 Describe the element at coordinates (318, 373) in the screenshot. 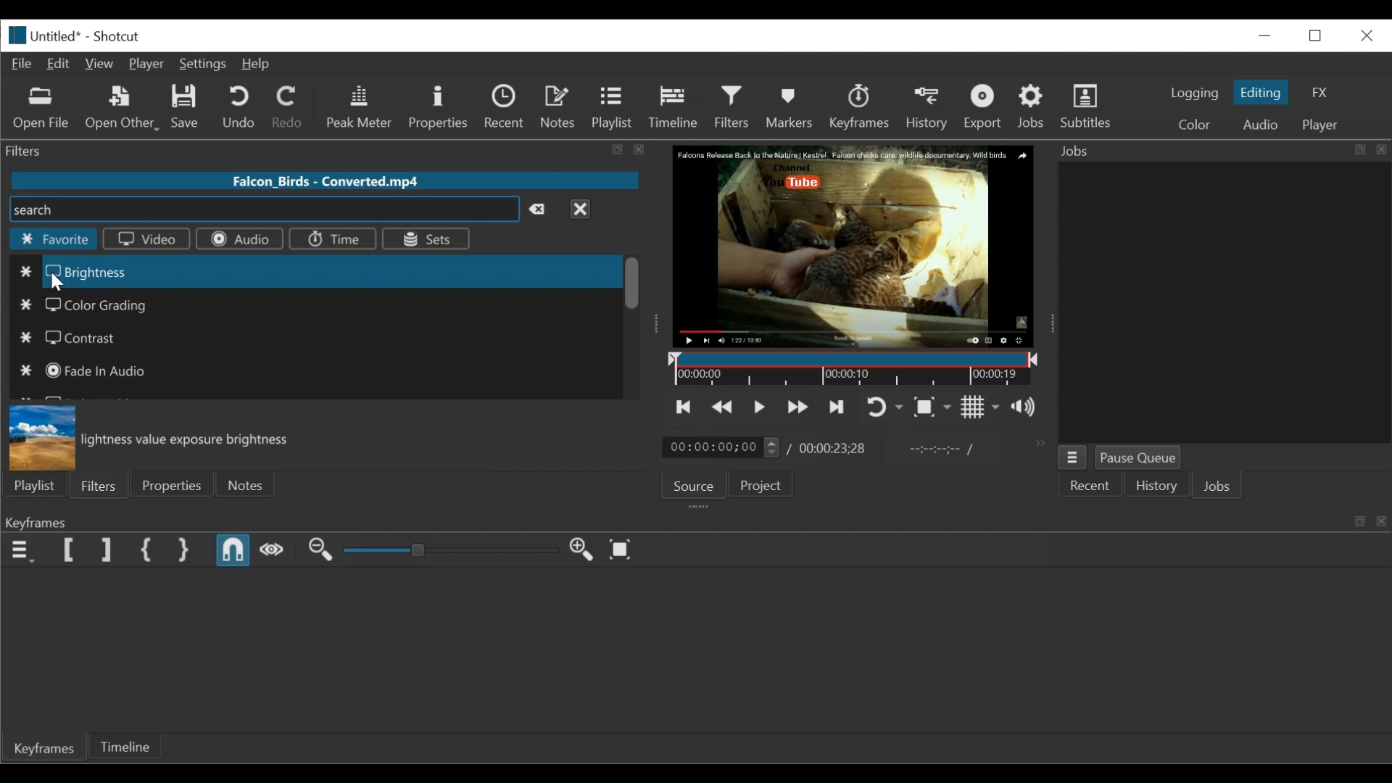

I see `Fade in Audio` at that location.